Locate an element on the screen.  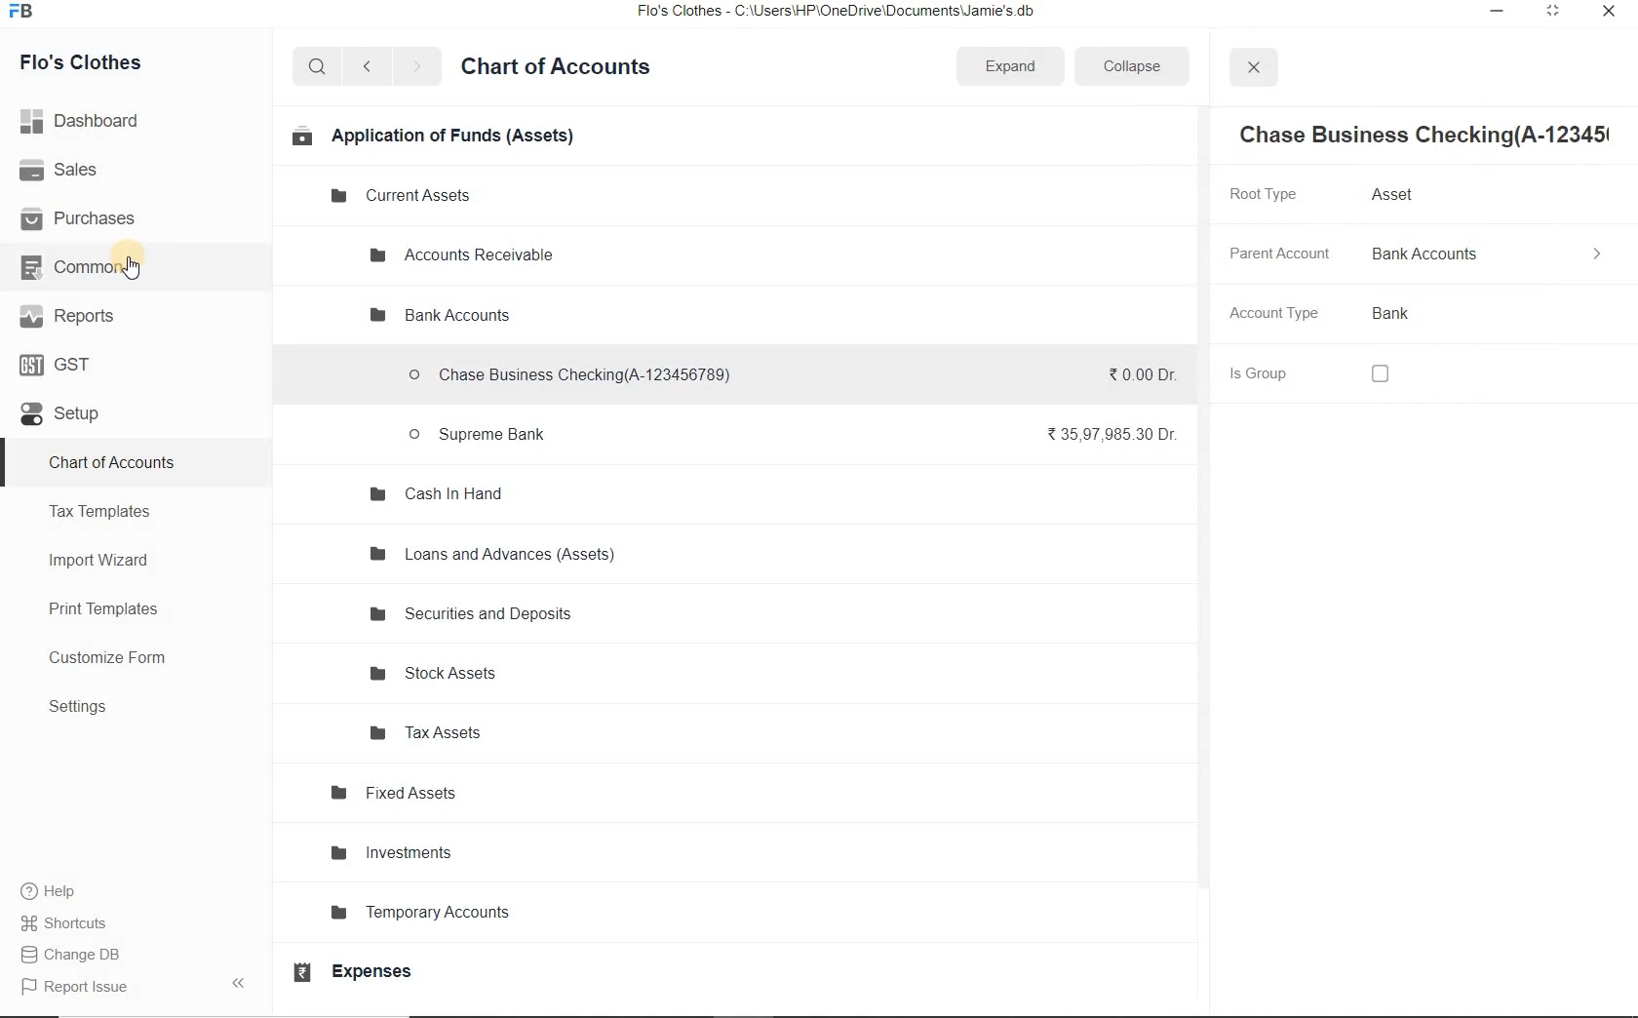
Reports is located at coordinates (68, 317).